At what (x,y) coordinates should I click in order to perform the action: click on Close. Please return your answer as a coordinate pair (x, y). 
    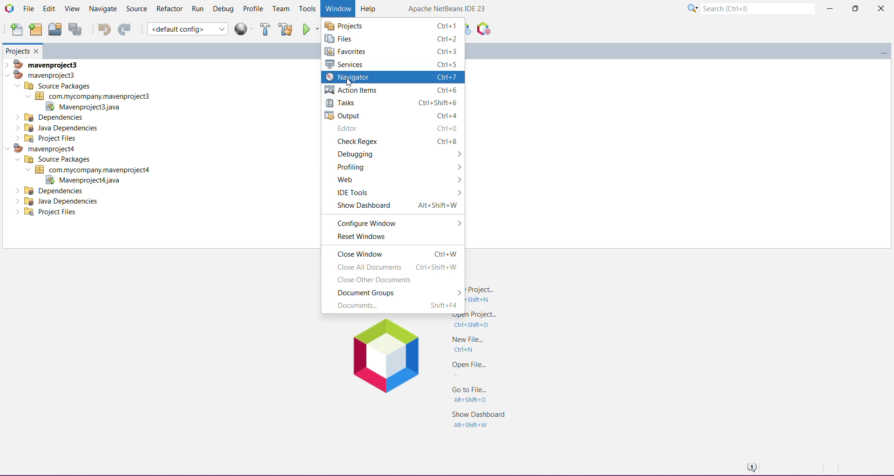
    Looking at the image, I should click on (880, 10).